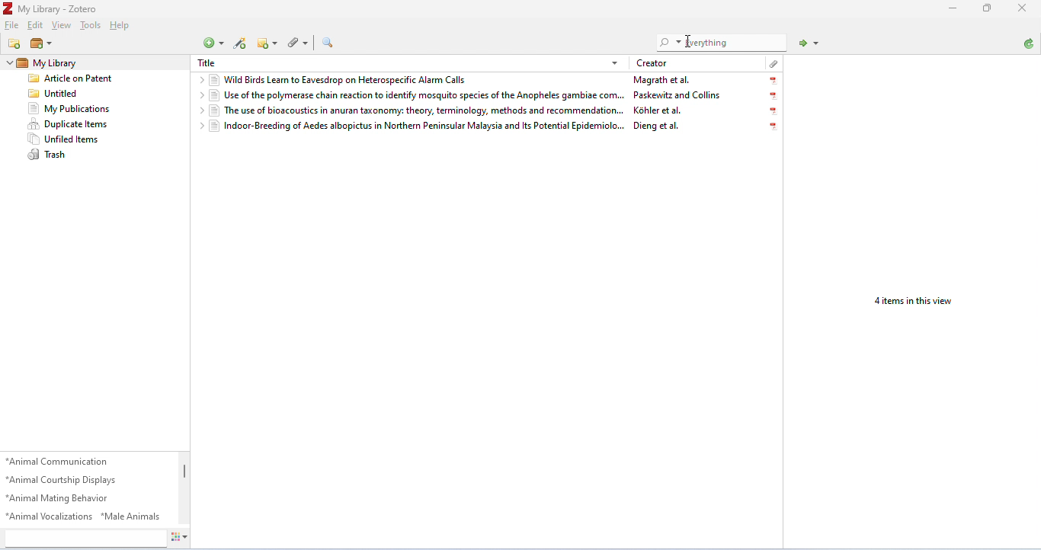 This screenshot has width=1041, height=550. What do you see at coordinates (267, 43) in the screenshot?
I see `New Note` at bounding box center [267, 43].